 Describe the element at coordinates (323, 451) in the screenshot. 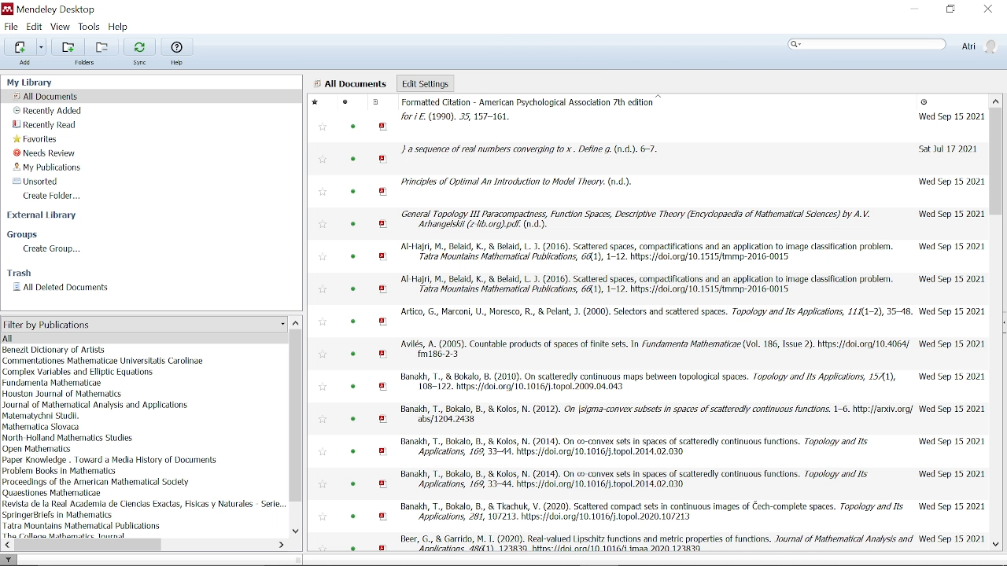

I see `favourite` at that location.